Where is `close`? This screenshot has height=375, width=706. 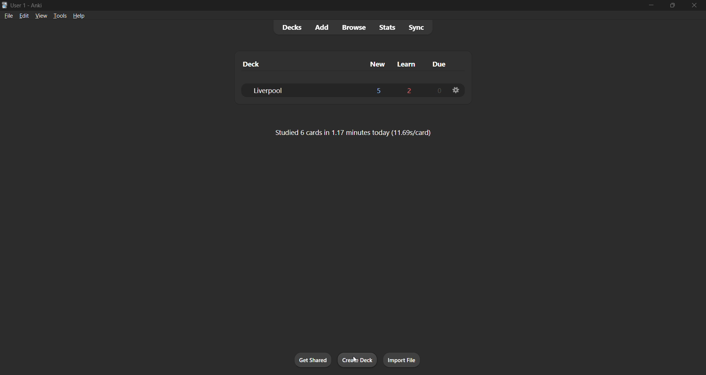
close is located at coordinates (693, 6).